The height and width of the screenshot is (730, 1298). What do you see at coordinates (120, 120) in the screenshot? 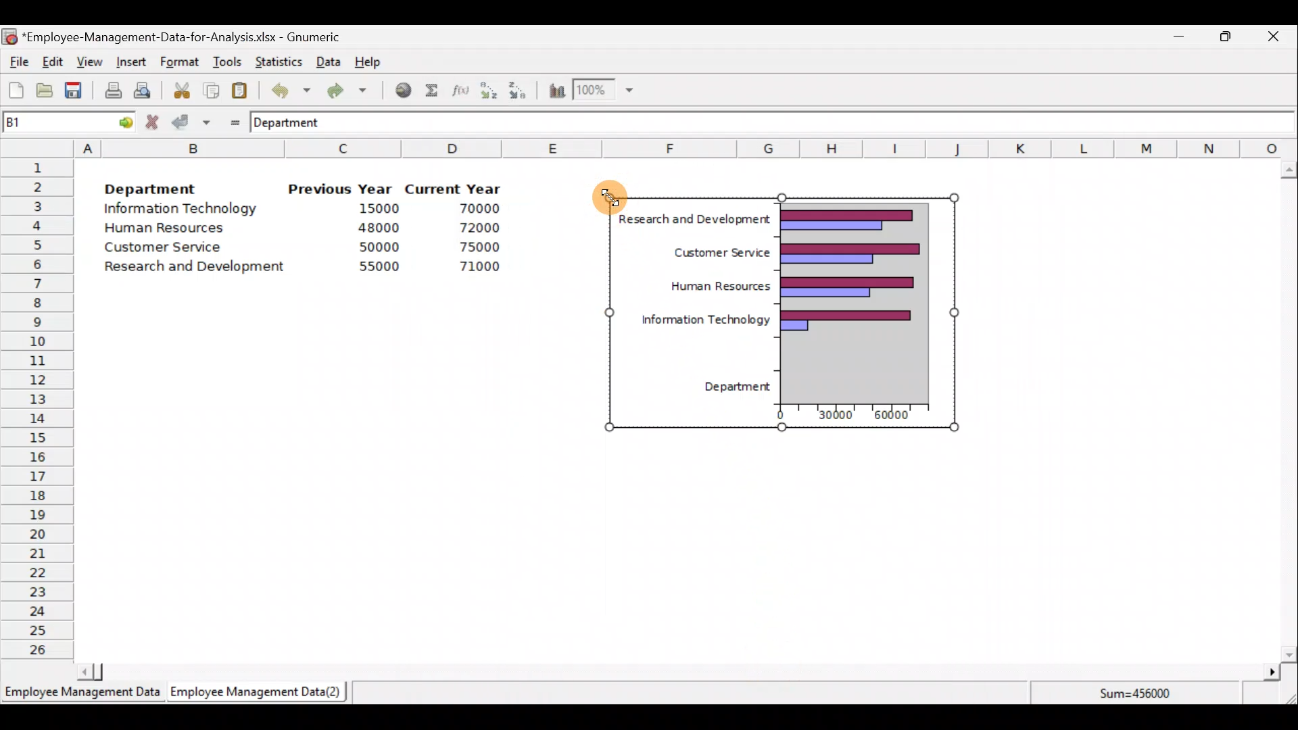
I see `go to` at bounding box center [120, 120].